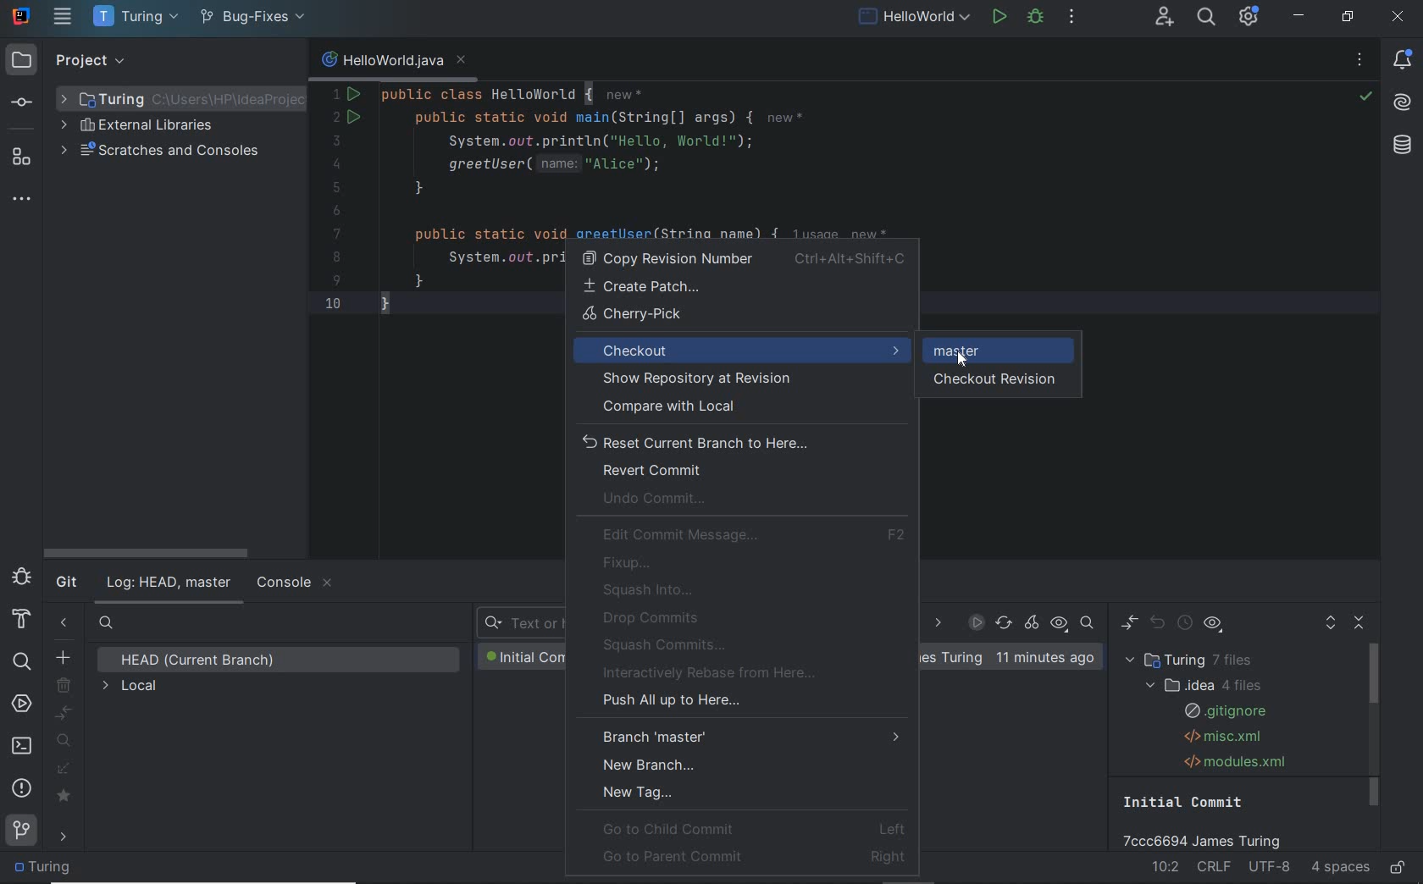 Image resolution: width=1423 pixels, height=884 pixels. What do you see at coordinates (667, 644) in the screenshot?
I see `squash commits` at bounding box center [667, 644].